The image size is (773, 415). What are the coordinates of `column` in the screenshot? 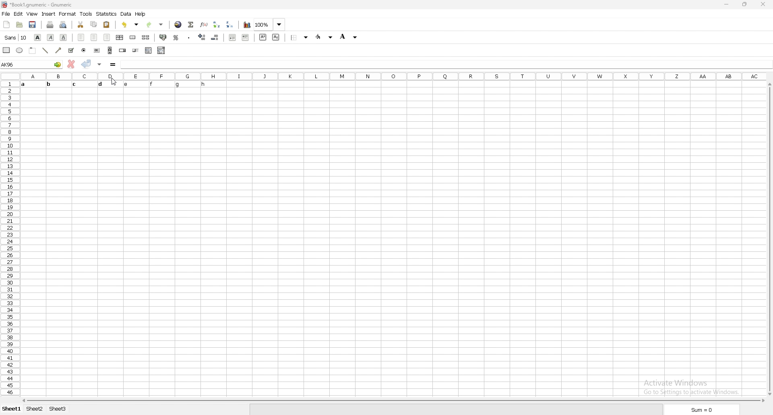 It's located at (395, 76).